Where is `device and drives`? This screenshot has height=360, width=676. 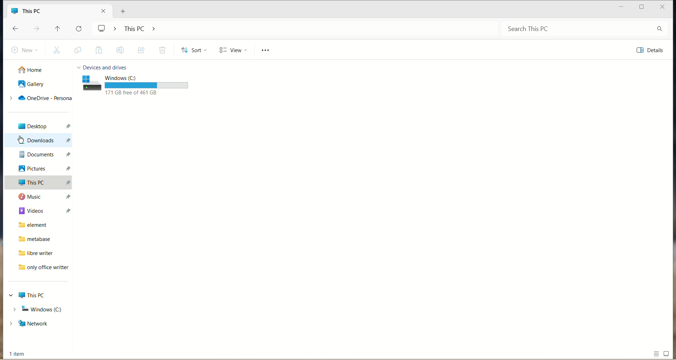 device and drives is located at coordinates (106, 67).